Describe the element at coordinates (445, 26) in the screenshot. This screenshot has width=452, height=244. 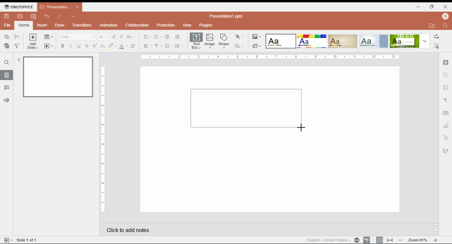
I see `find` at that location.